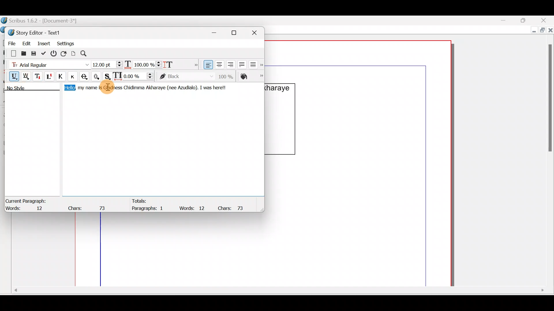  What do you see at coordinates (219, 64) in the screenshot?
I see `Align text center` at bounding box center [219, 64].